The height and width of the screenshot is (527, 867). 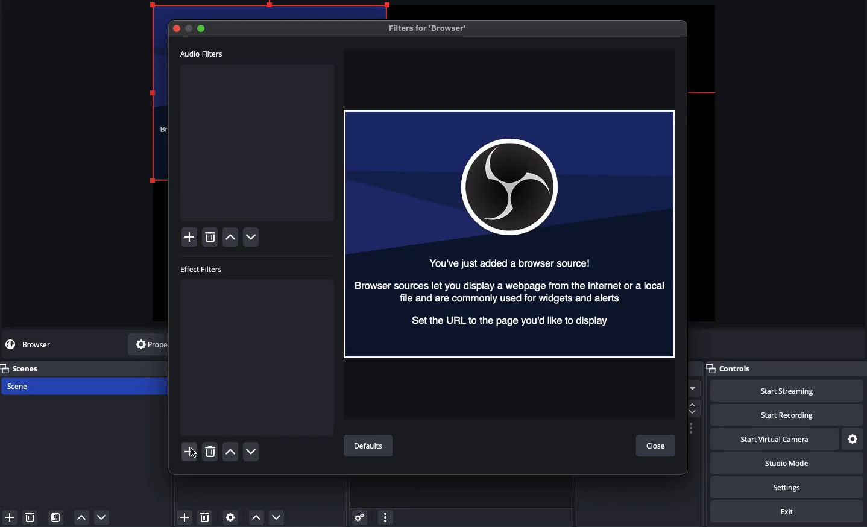 What do you see at coordinates (232, 238) in the screenshot?
I see `up` at bounding box center [232, 238].